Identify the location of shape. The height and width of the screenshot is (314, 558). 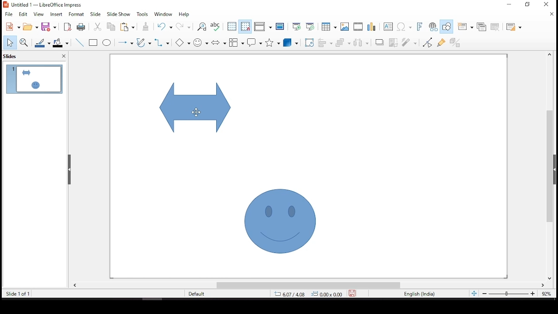
(280, 220).